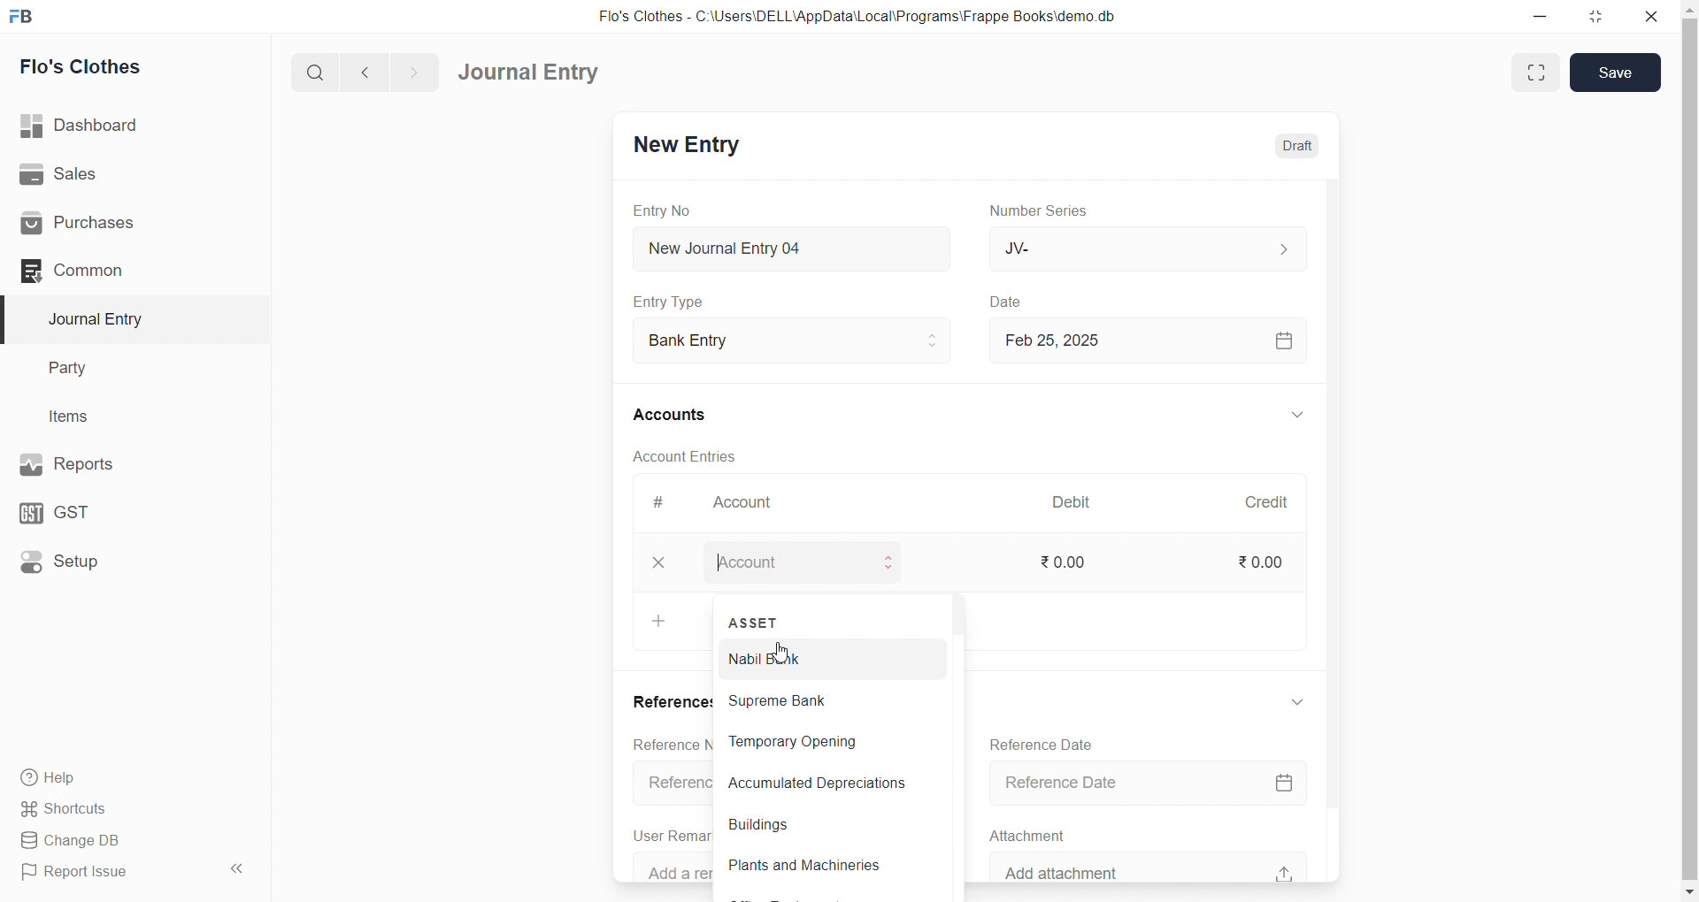 The width and height of the screenshot is (1699, 902). I want to click on cursor, so click(784, 654).